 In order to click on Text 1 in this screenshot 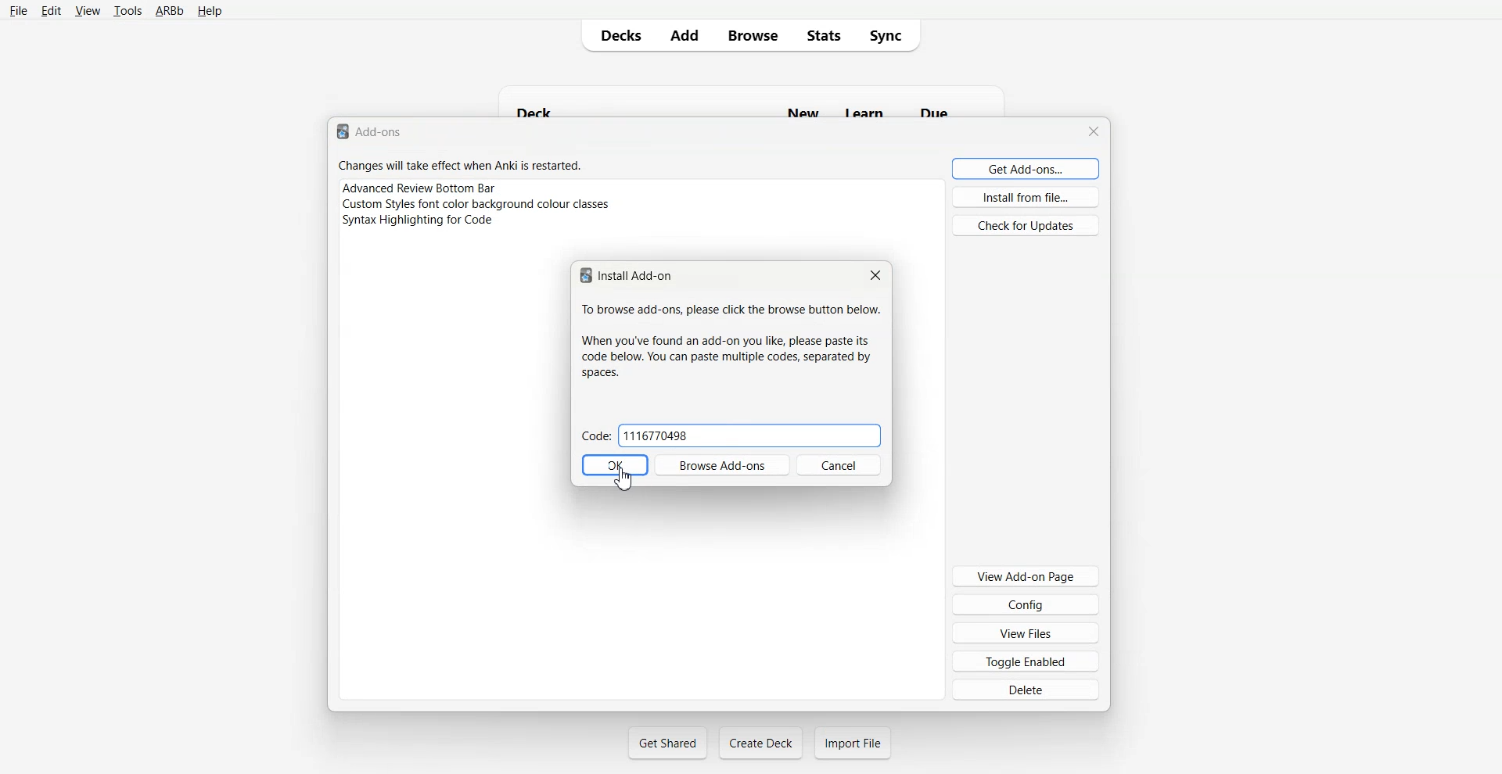, I will do `click(374, 132)`.